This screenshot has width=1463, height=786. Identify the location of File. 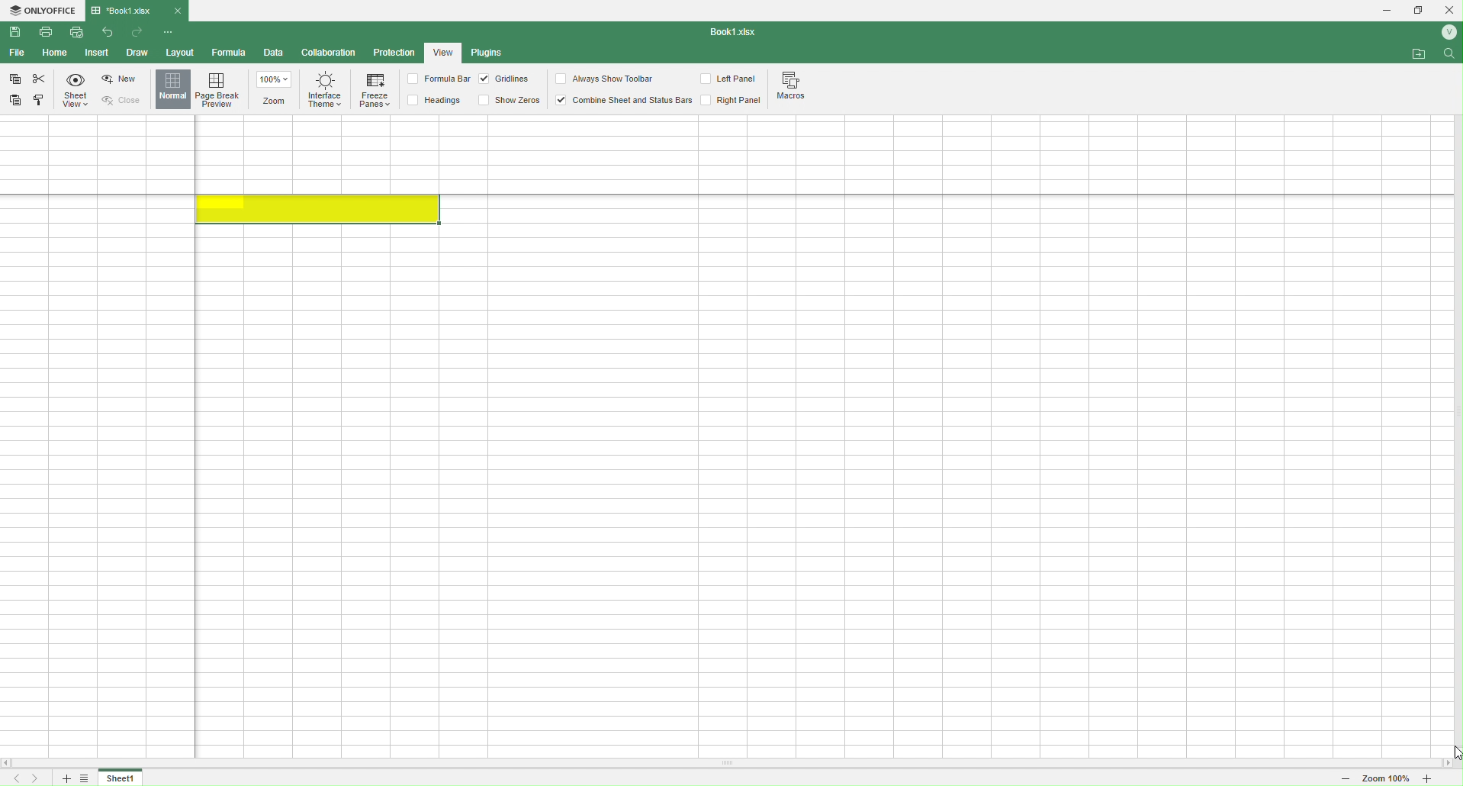
(16, 53).